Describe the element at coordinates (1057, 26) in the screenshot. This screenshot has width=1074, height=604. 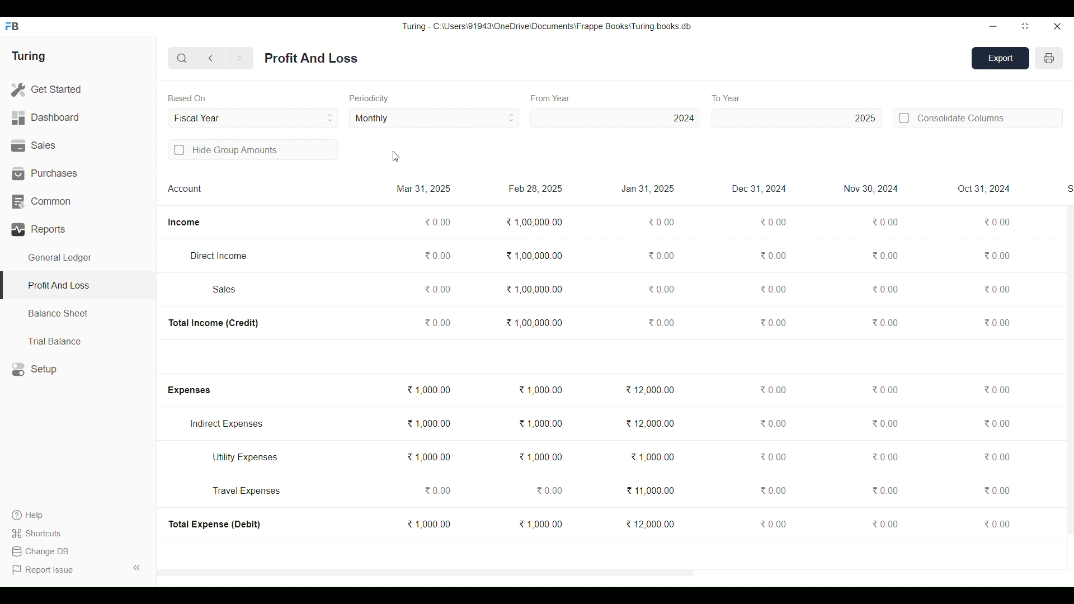
I see `Close` at that location.